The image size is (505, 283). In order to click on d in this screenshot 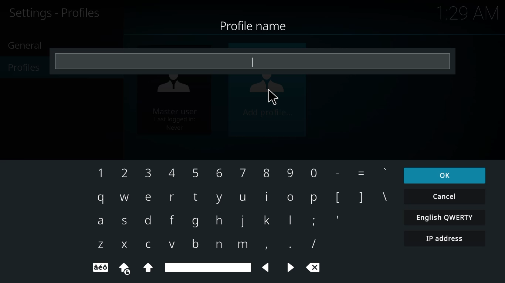, I will do `click(150, 221)`.